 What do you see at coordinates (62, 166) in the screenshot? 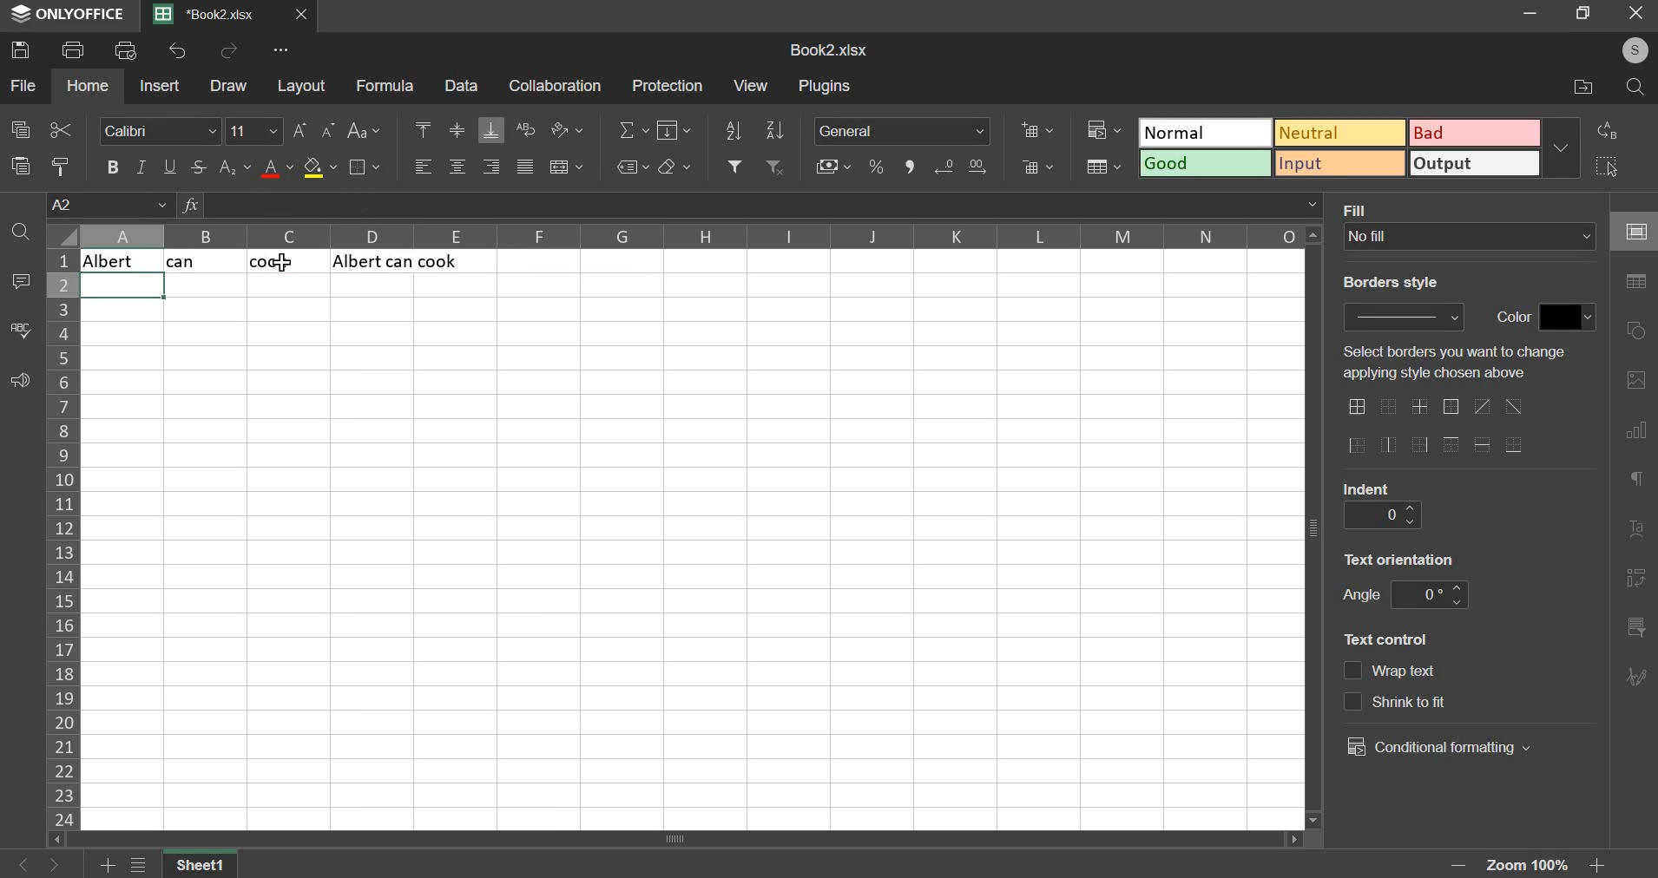
I see `copy style` at bounding box center [62, 166].